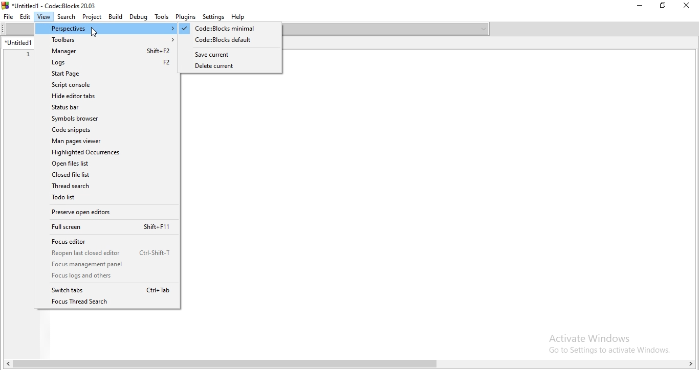 This screenshot has height=370, width=699. I want to click on Preserve open editors, so click(107, 211).